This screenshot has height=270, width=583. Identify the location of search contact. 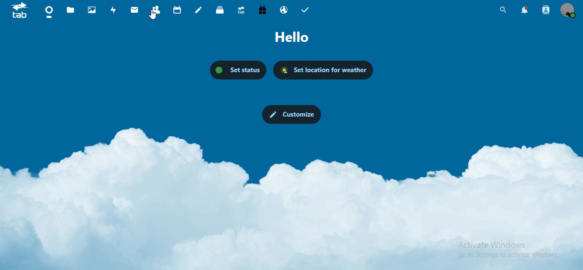
(546, 10).